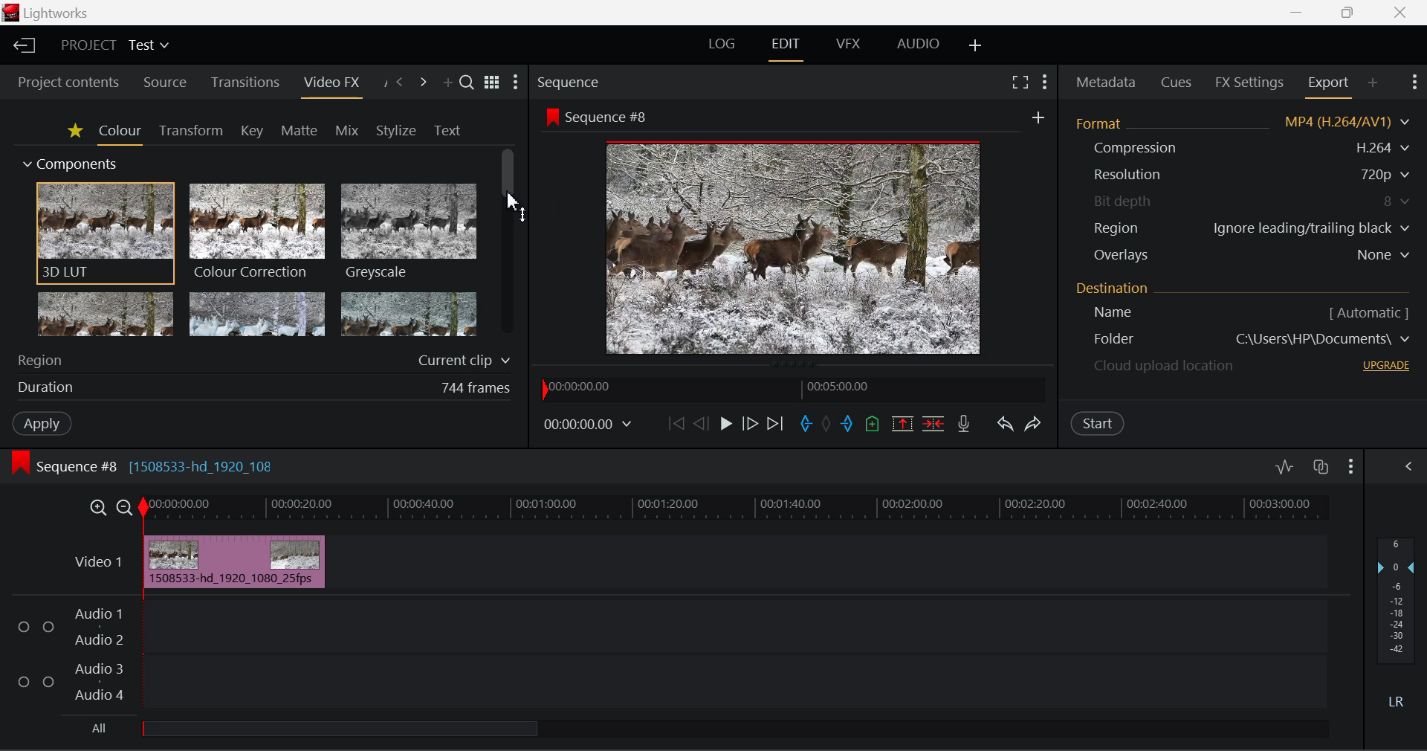 Image resolution: width=1427 pixels, height=751 pixels. What do you see at coordinates (257, 233) in the screenshot?
I see `Colour Correction` at bounding box center [257, 233].